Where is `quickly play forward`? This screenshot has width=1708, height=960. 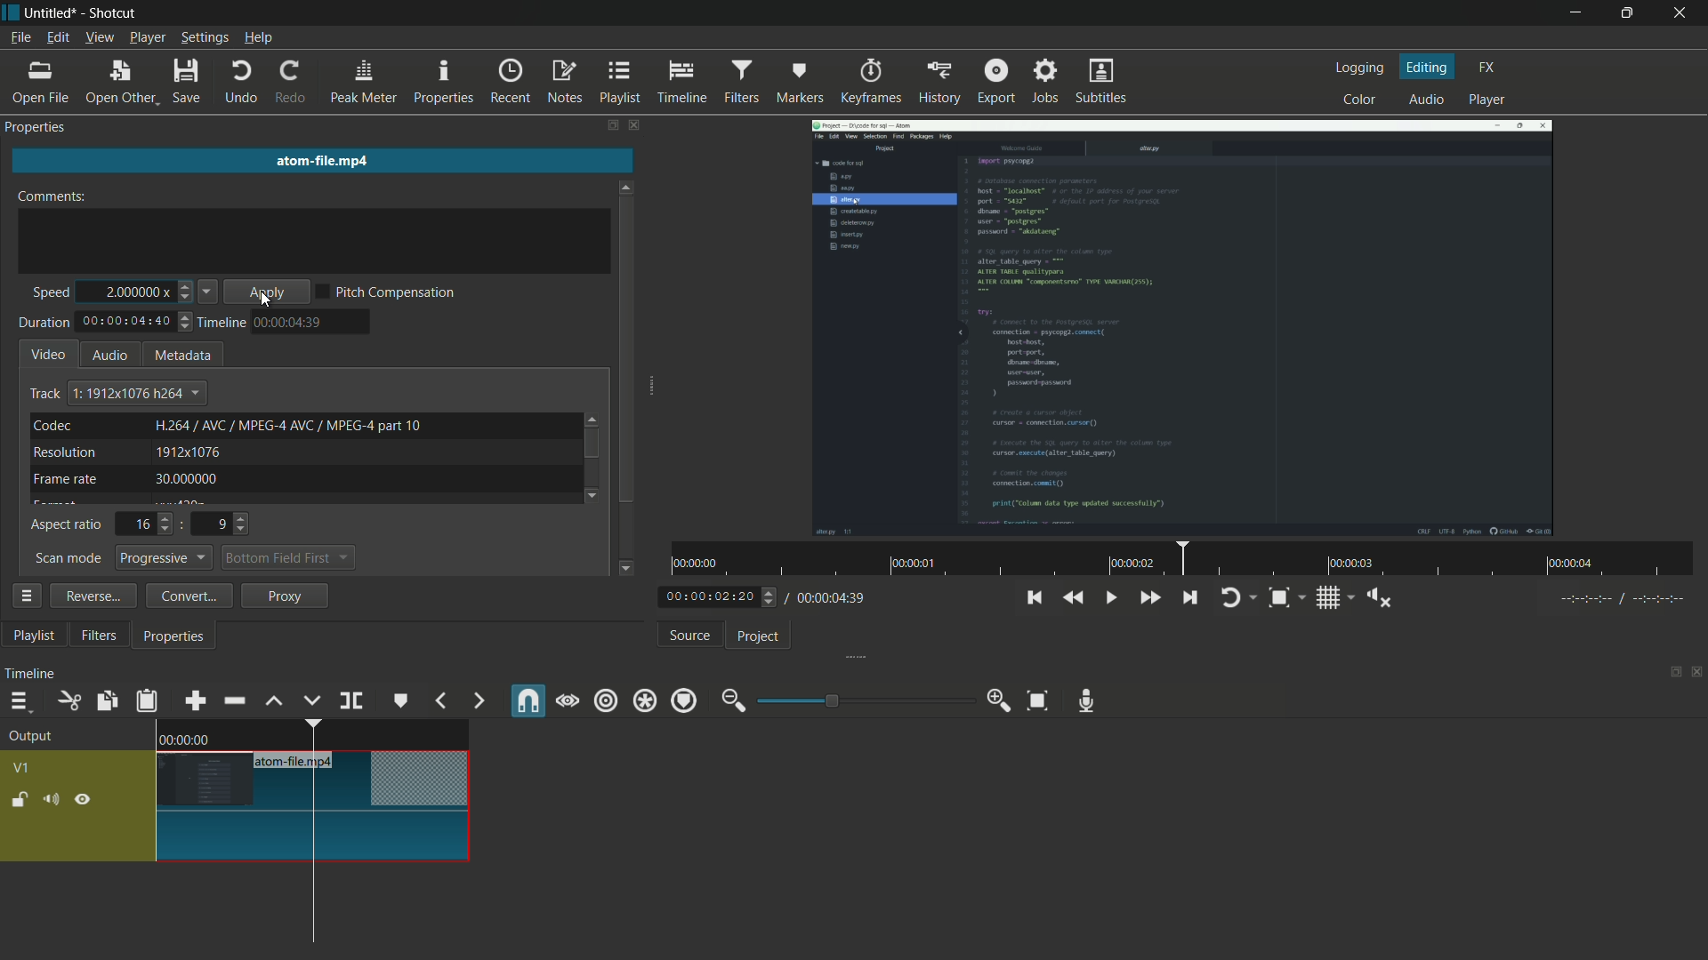
quickly play forward is located at coordinates (1152, 599).